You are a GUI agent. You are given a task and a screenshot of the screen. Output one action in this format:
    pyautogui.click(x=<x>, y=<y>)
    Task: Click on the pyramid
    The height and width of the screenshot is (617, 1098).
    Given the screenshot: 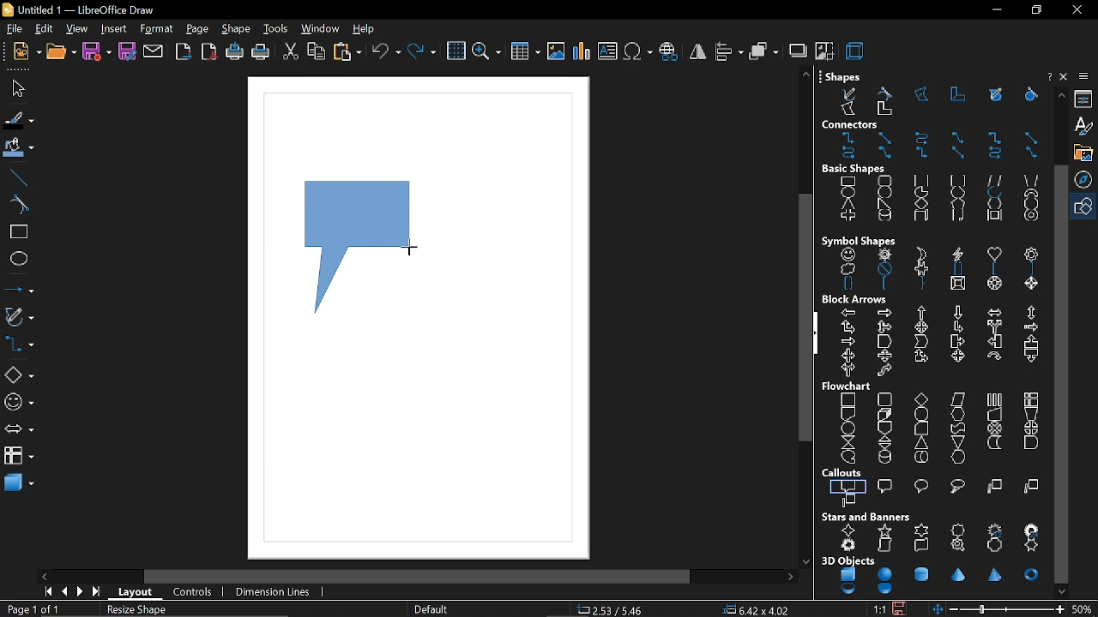 What is the action you would take?
    pyautogui.click(x=997, y=576)
    